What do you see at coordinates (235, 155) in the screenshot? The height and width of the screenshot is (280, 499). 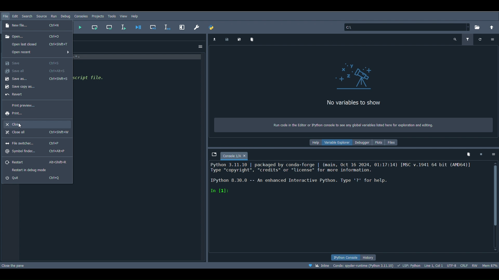 I see `Console 1/A` at bounding box center [235, 155].